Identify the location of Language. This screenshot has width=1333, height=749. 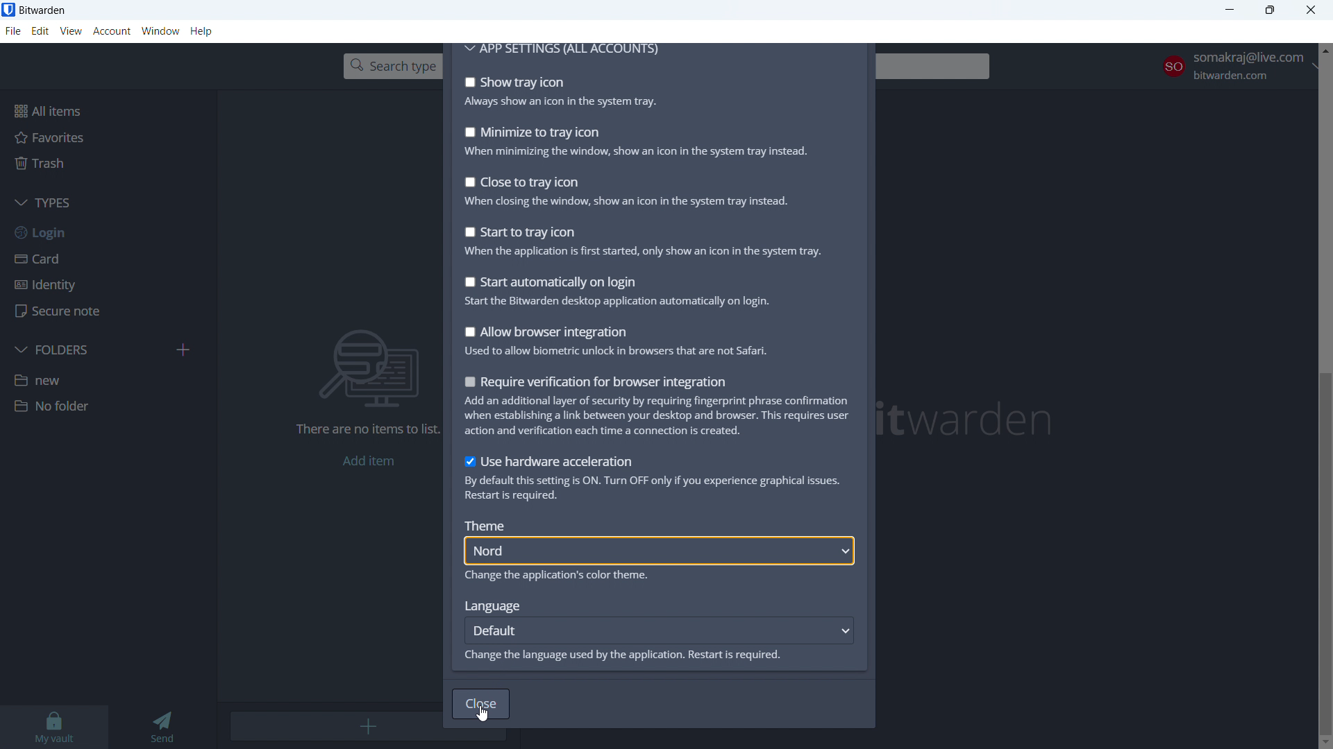
(497, 605).